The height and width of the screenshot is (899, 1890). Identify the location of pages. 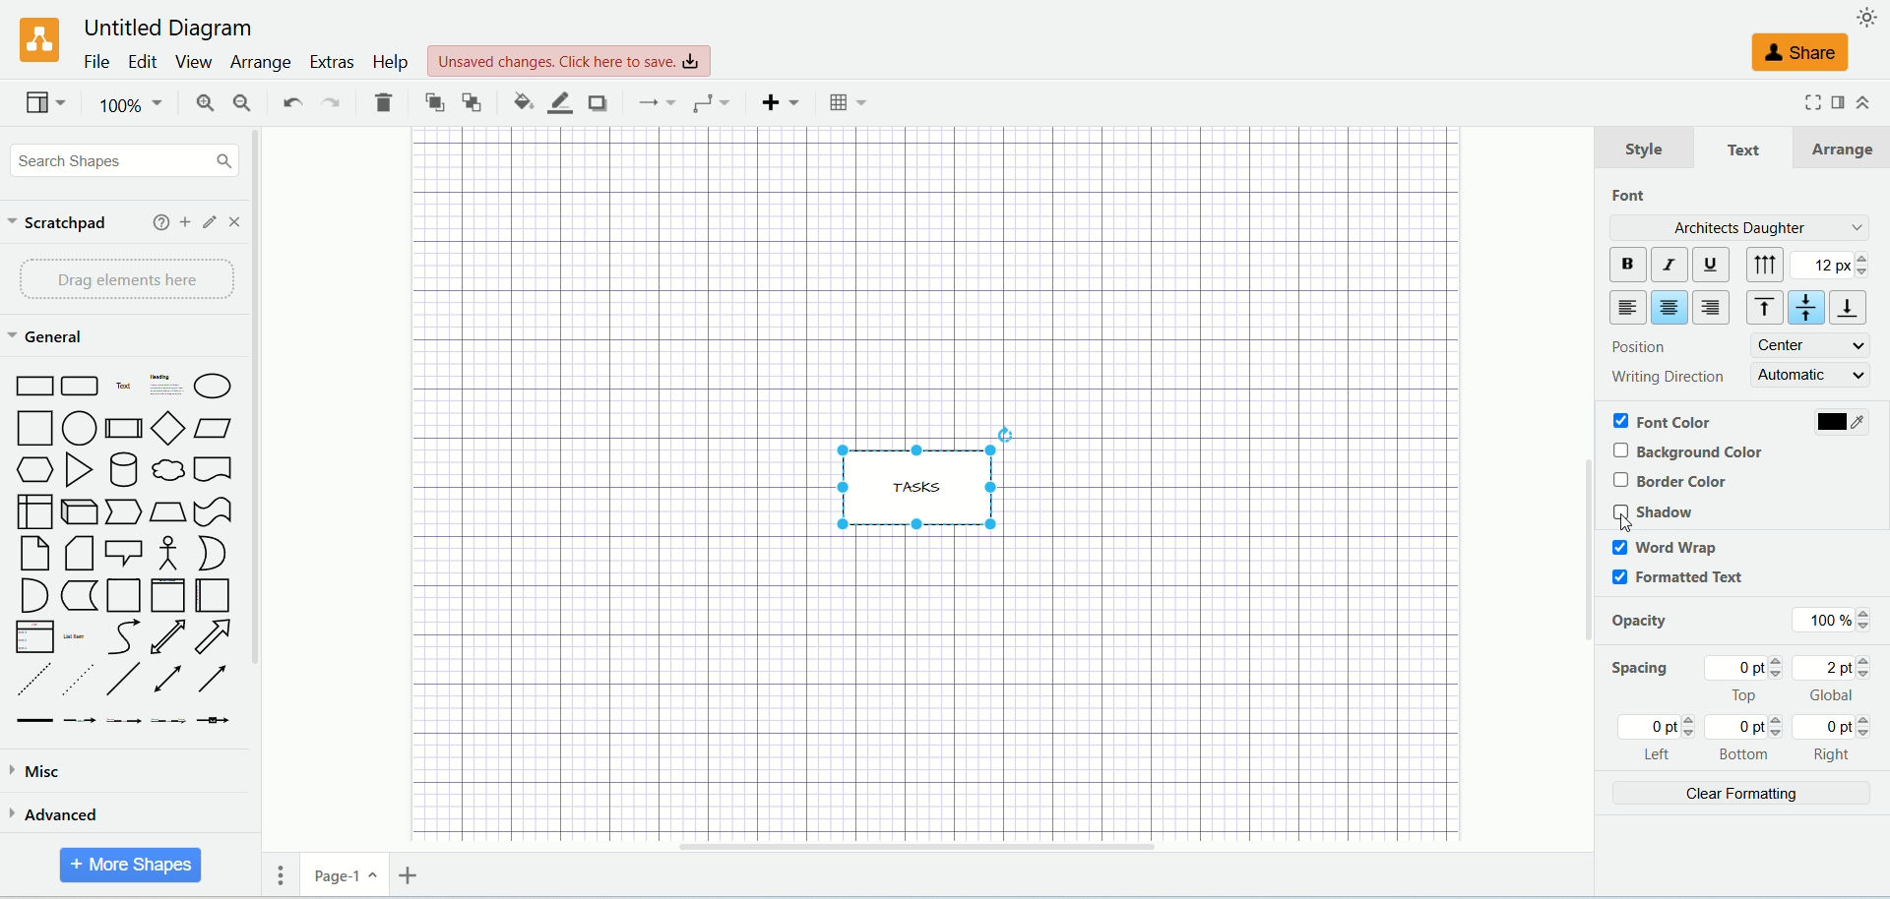
(274, 874).